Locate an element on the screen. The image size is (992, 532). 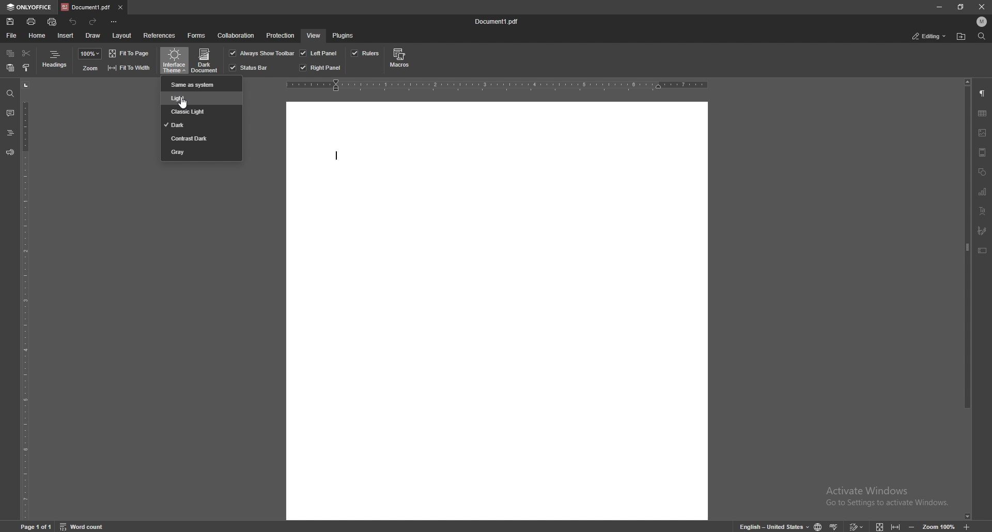
fit to width is located at coordinates (129, 68).